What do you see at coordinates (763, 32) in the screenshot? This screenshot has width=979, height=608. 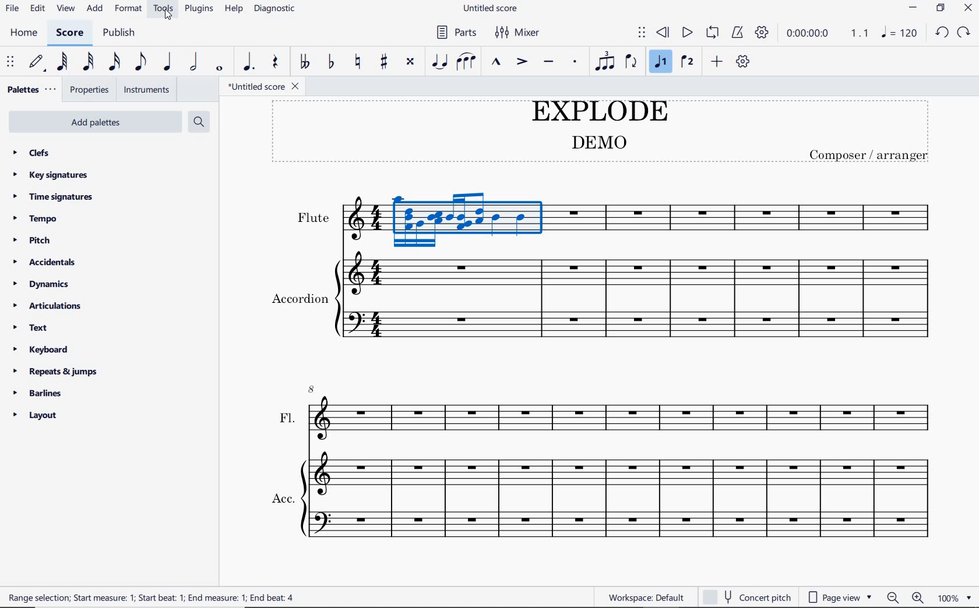 I see `playback settings` at bounding box center [763, 32].